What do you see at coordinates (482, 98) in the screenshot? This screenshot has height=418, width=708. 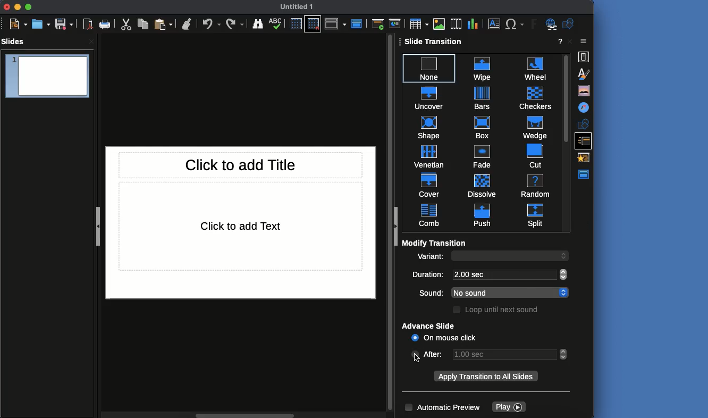 I see `bars` at bounding box center [482, 98].